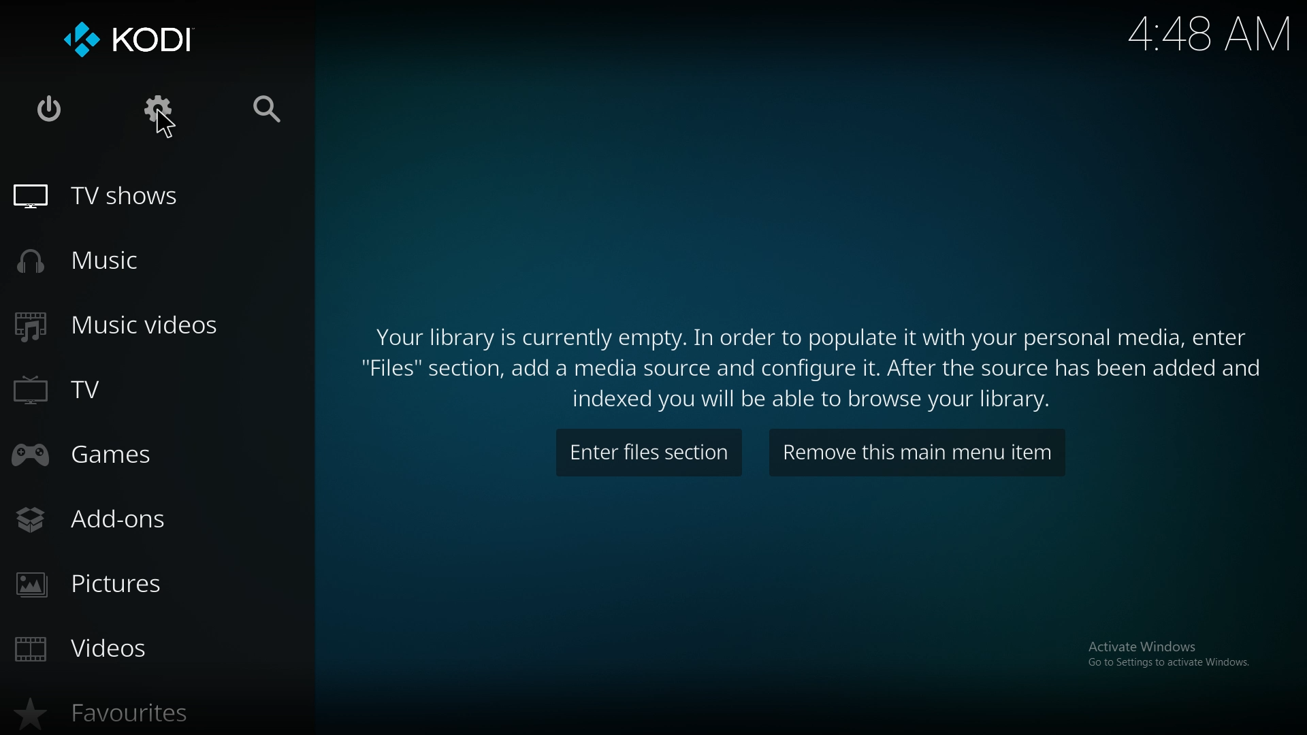  I want to click on kodi, so click(133, 38).